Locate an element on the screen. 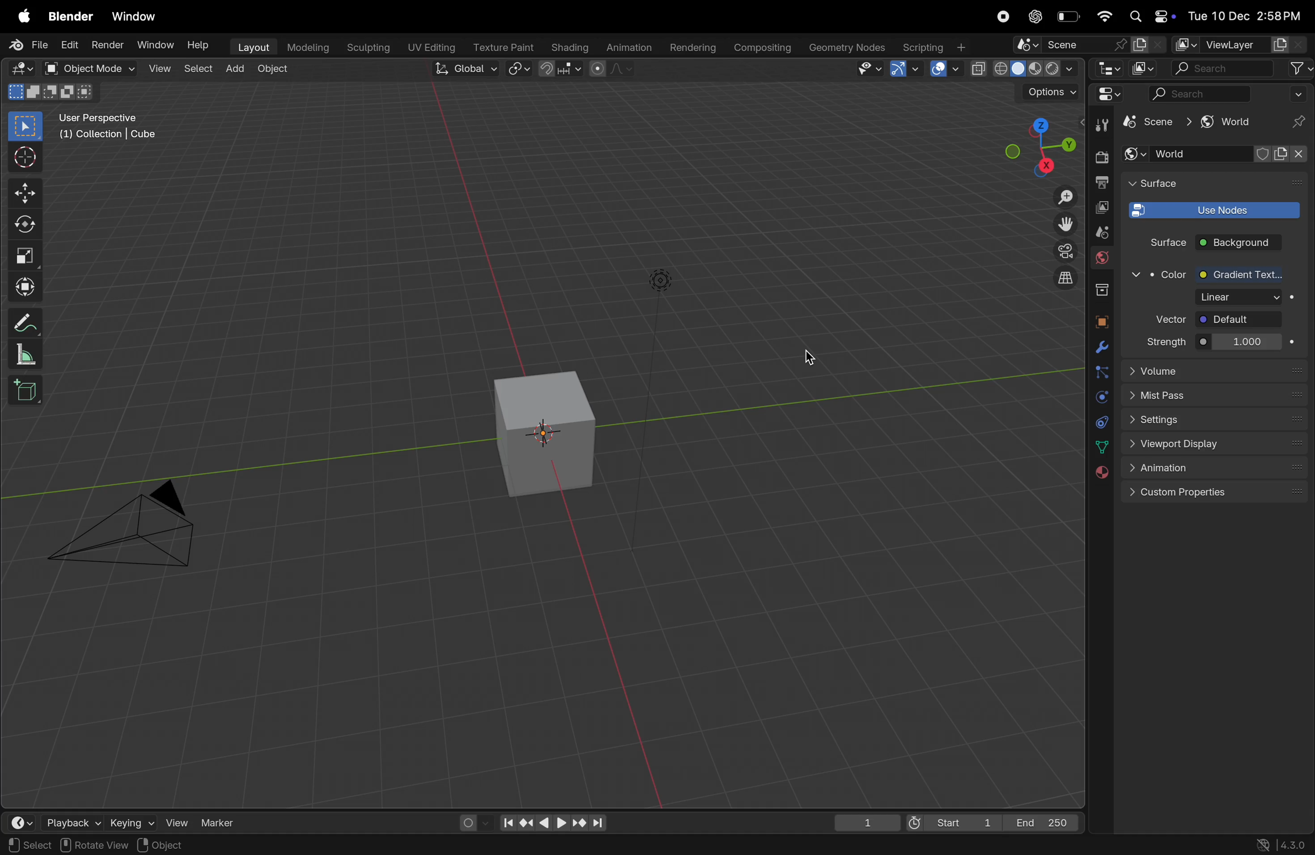 The width and height of the screenshot is (1315, 855). select is located at coordinates (196, 69).